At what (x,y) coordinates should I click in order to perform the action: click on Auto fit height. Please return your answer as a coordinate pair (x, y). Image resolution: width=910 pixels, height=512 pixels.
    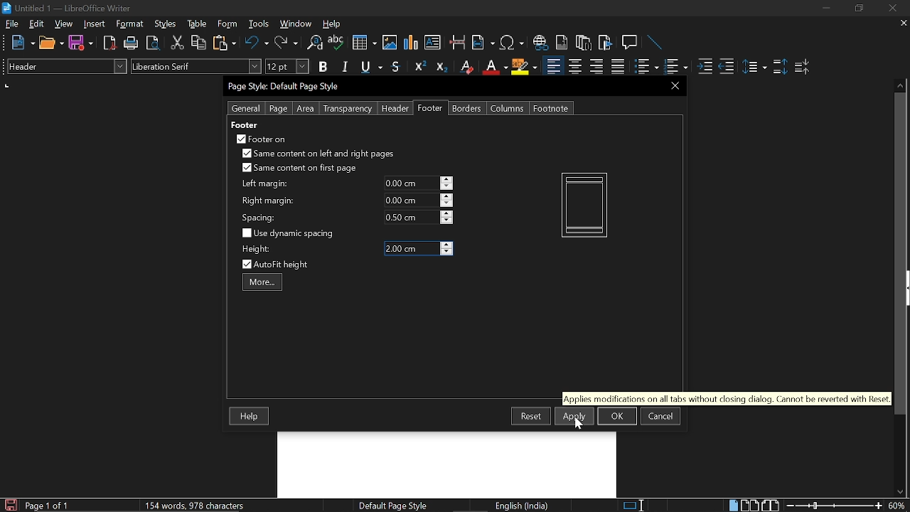
    Looking at the image, I should click on (284, 265).